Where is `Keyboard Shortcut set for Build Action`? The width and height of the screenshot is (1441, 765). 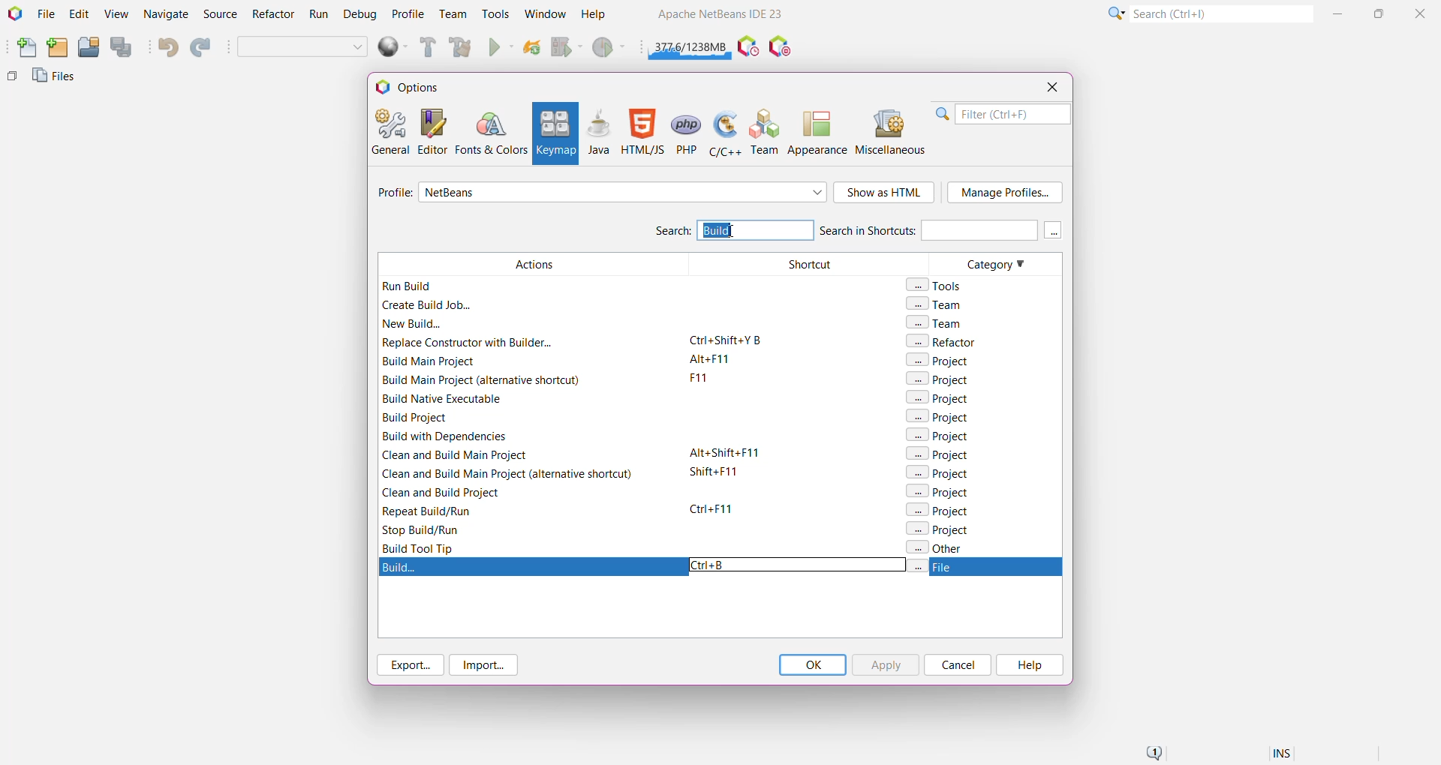 Keyboard Shortcut set for Build Action is located at coordinates (718, 567).